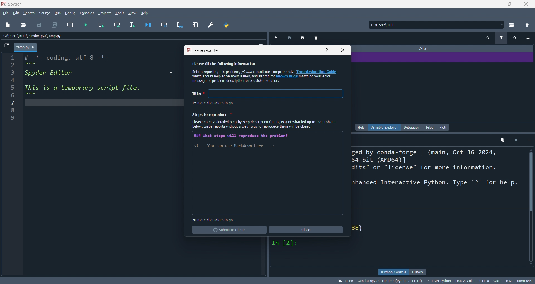 Image resolution: width=535 pixels, height=284 pixels. Describe the element at coordinates (433, 280) in the screenshot. I see `bk Inline Conda: spyder-runtime (Python 3.11.10) + LSP: Python Line7, Coll UTF-8 CRLF RW Mem 64%` at that location.